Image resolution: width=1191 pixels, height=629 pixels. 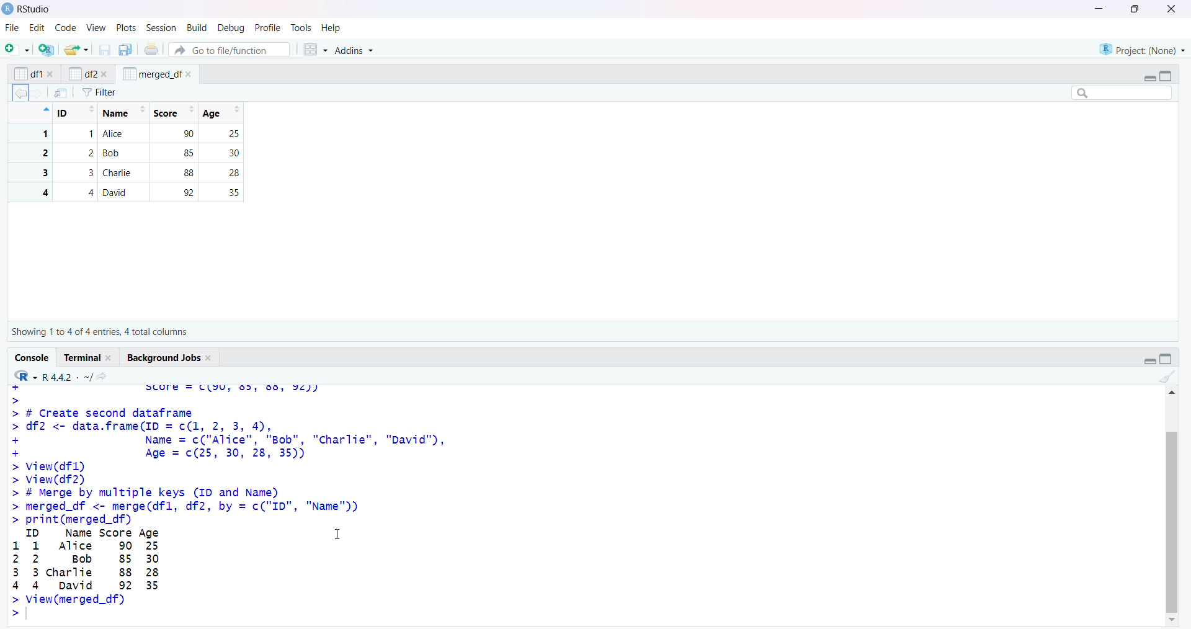 I want to click on grid, so click(x=316, y=50).